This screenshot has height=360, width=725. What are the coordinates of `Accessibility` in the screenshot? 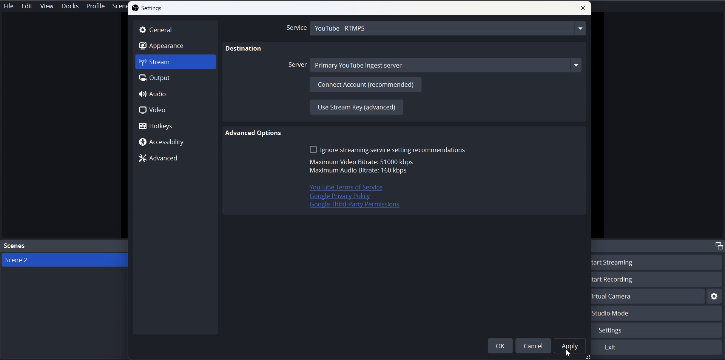 It's located at (176, 142).